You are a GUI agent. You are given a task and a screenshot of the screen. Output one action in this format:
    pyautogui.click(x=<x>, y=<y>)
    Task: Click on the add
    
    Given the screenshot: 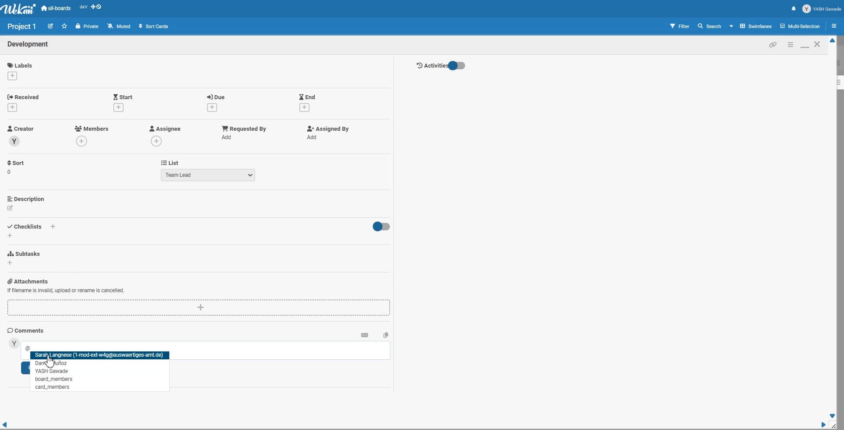 What is the action you would take?
    pyautogui.click(x=304, y=108)
    